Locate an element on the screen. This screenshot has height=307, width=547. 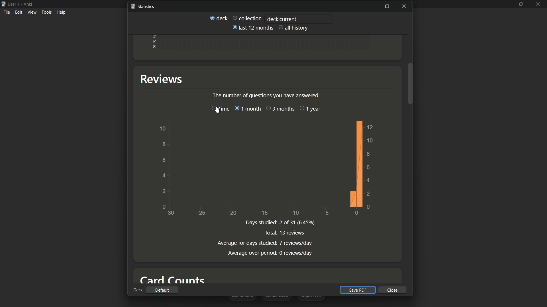
help menu is located at coordinates (61, 12).